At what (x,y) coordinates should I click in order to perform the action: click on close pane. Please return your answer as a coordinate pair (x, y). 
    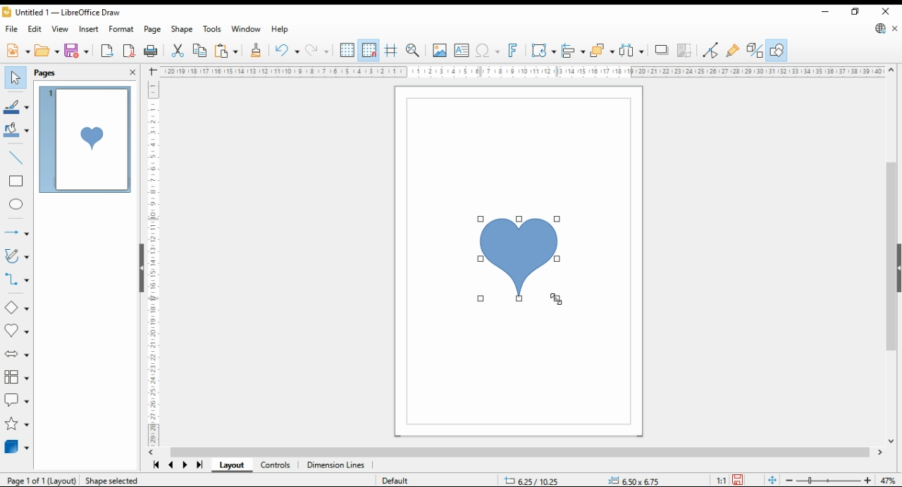
    Looking at the image, I should click on (133, 72).